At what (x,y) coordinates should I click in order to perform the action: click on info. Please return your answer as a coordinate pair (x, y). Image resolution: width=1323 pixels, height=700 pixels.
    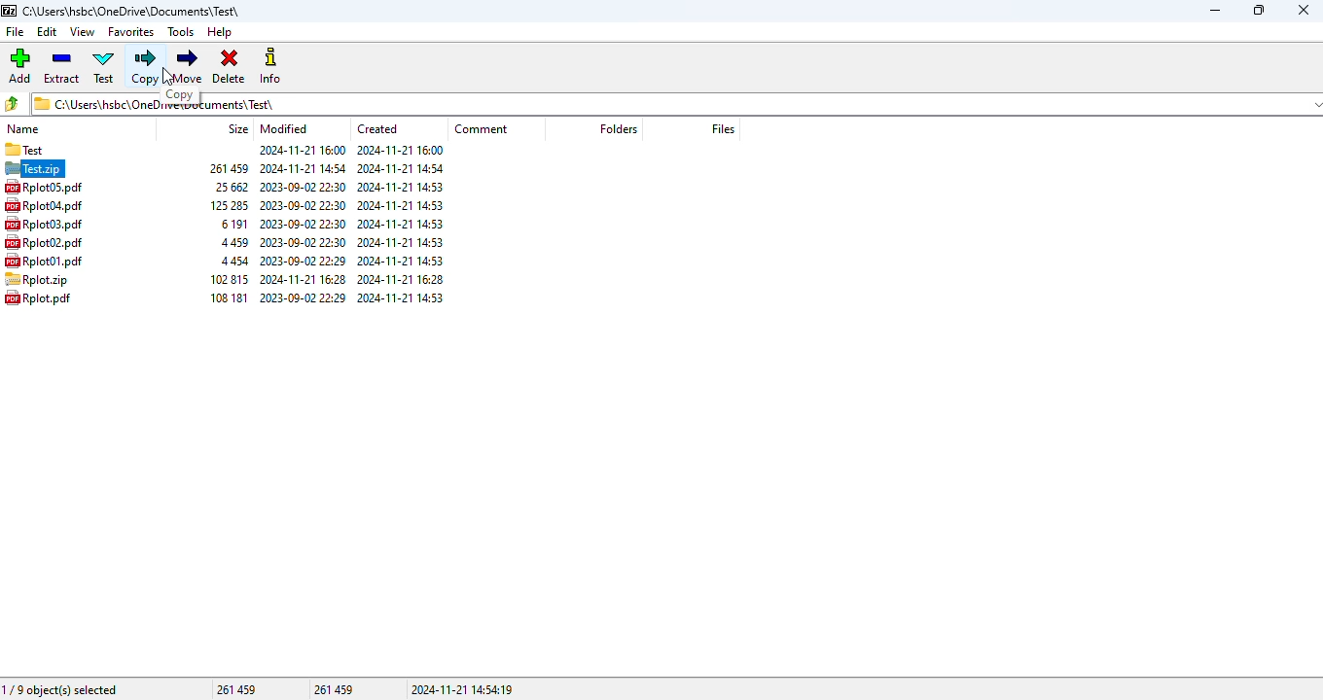
    Looking at the image, I should click on (271, 65).